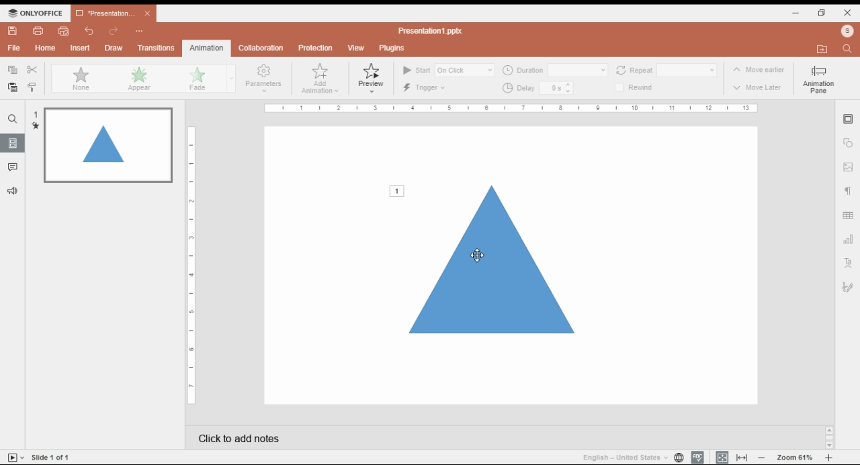 The image size is (860, 465). I want to click on quick print, so click(62, 32).